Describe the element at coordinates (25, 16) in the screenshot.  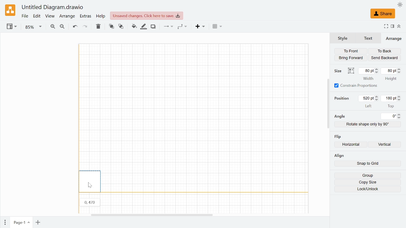
I see `File` at that location.